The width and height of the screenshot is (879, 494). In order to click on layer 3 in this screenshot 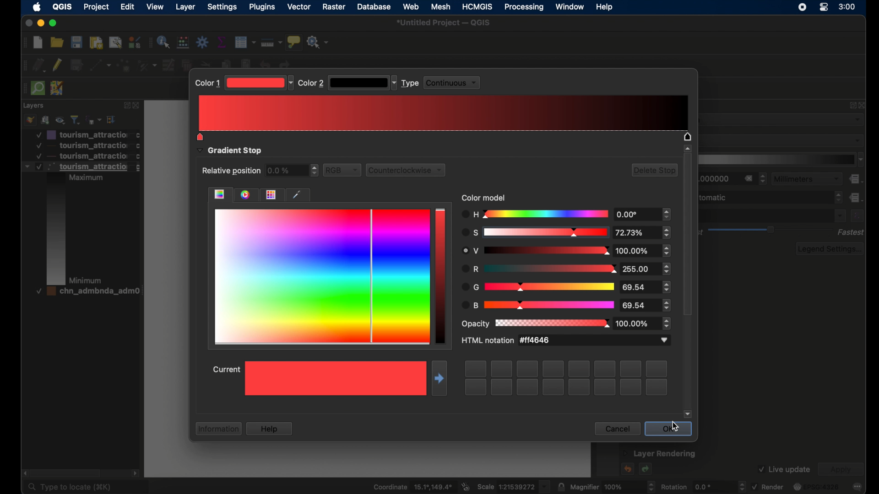, I will do `click(82, 156)`.